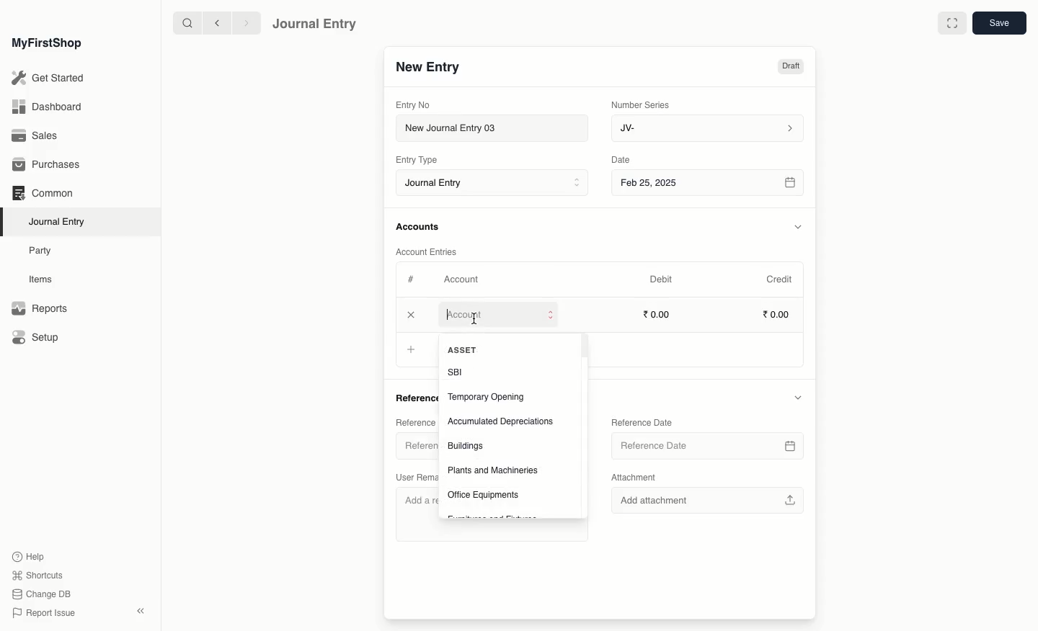 This screenshot has height=631, width=1038. I want to click on New Journal Entry 03, so click(496, 129).